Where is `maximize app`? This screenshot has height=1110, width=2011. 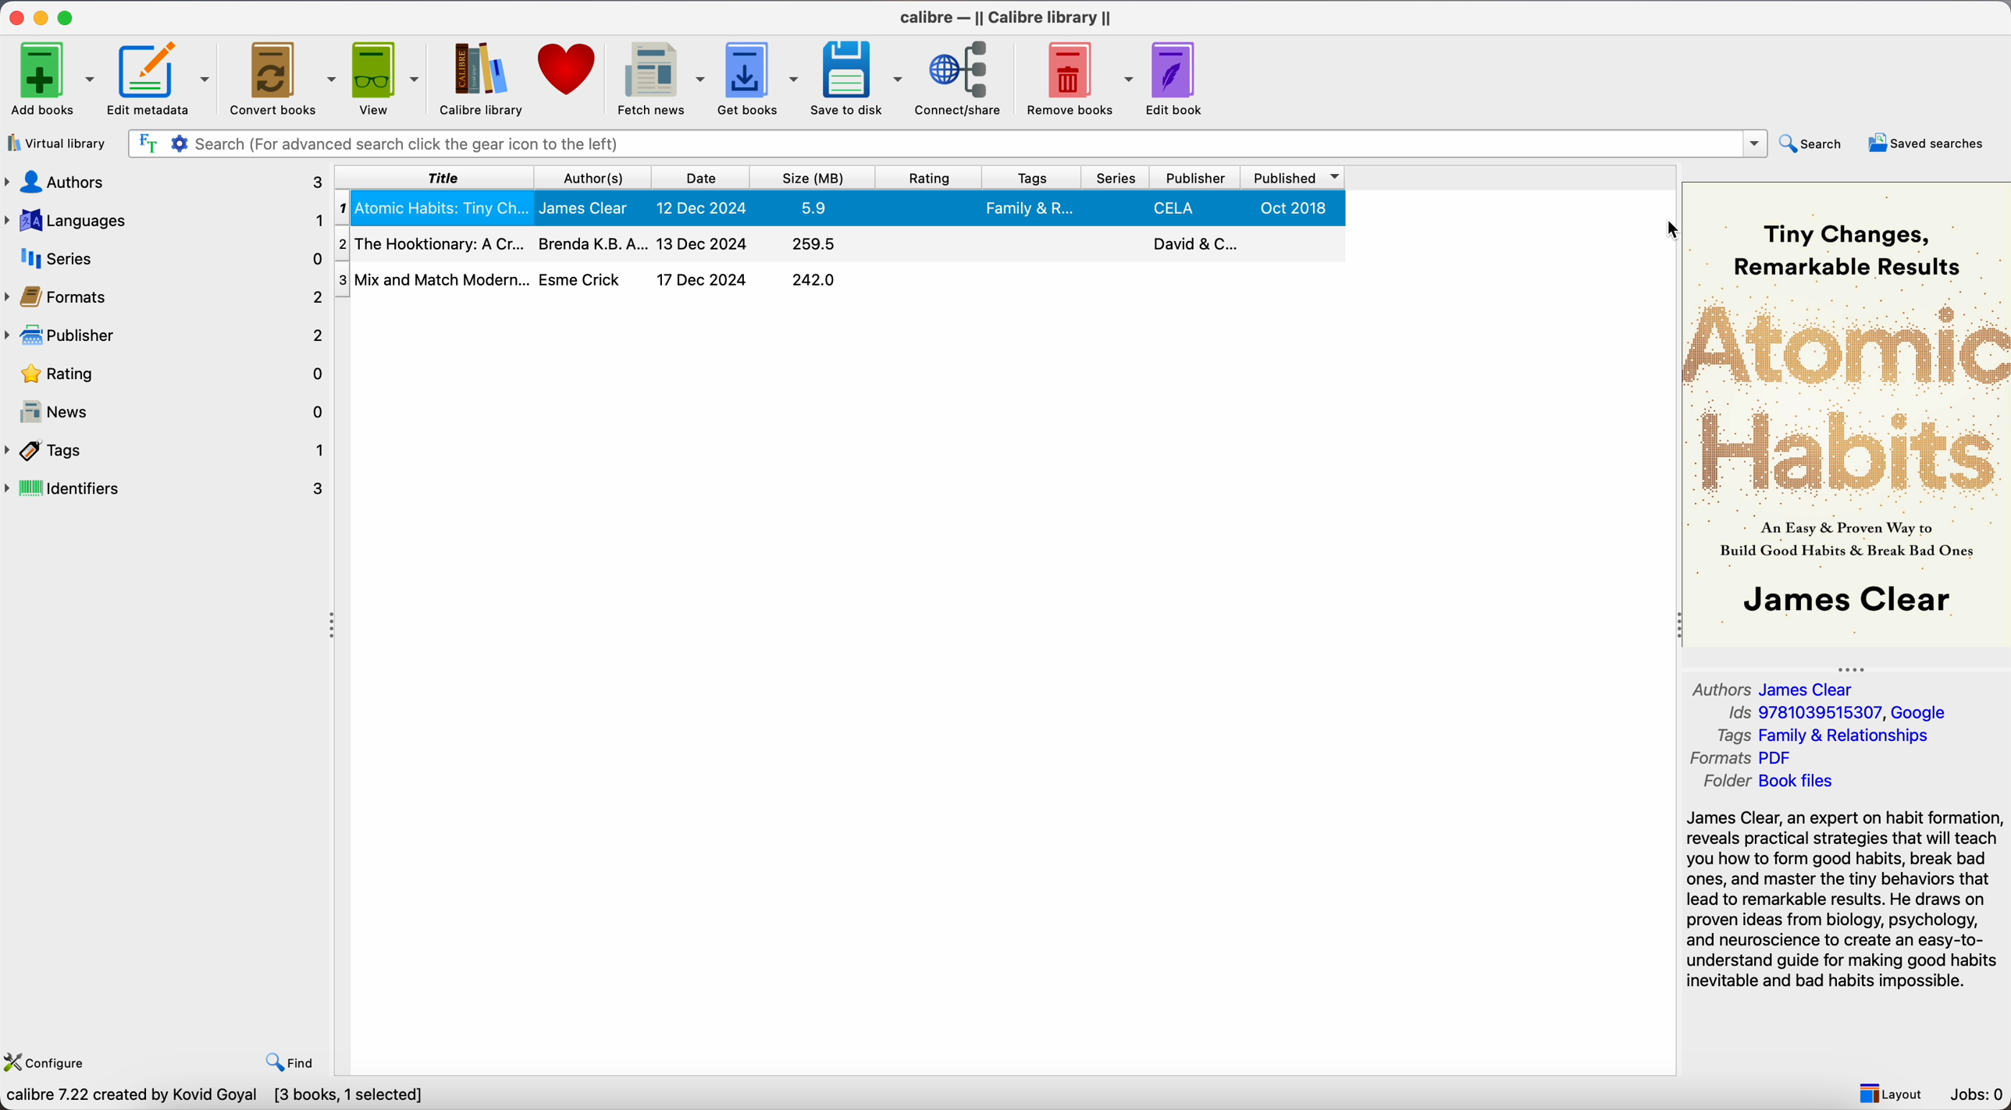
maximize app is located at coordinates (69, 17).